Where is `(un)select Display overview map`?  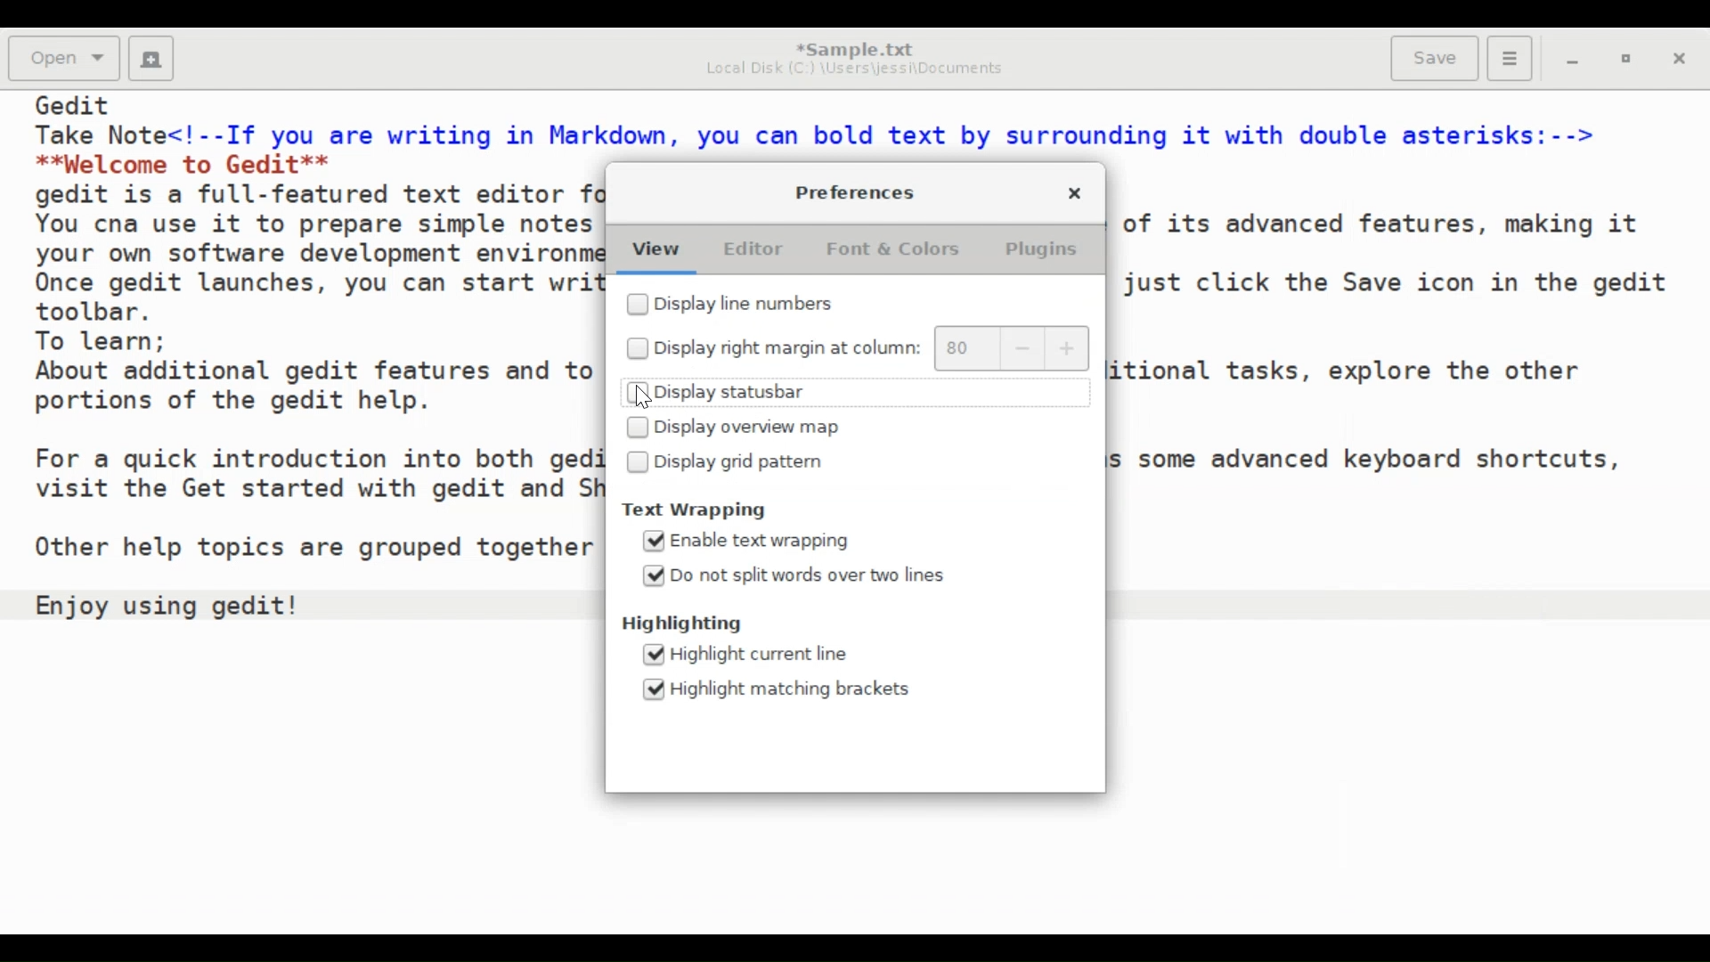
(un)select Display overview map is located at coordinates (738, 428).